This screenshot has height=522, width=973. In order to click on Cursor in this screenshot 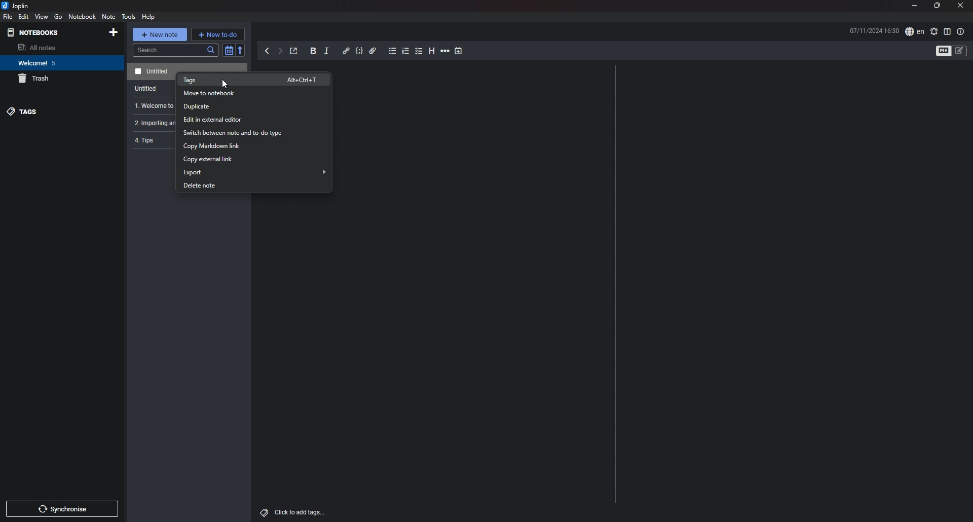, I will do `click(223, 85)`.